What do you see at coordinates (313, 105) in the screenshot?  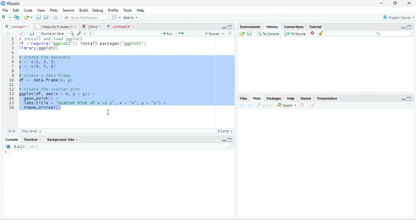 I see `Clear all plots` at bounding box center [313, 105].